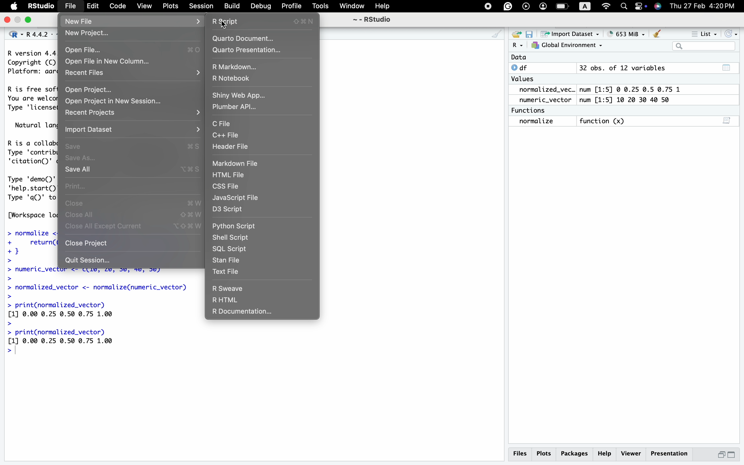 Image resolution: width=744 pixels, height=465 pixels. I want to click on Header File, so click(232, 146).